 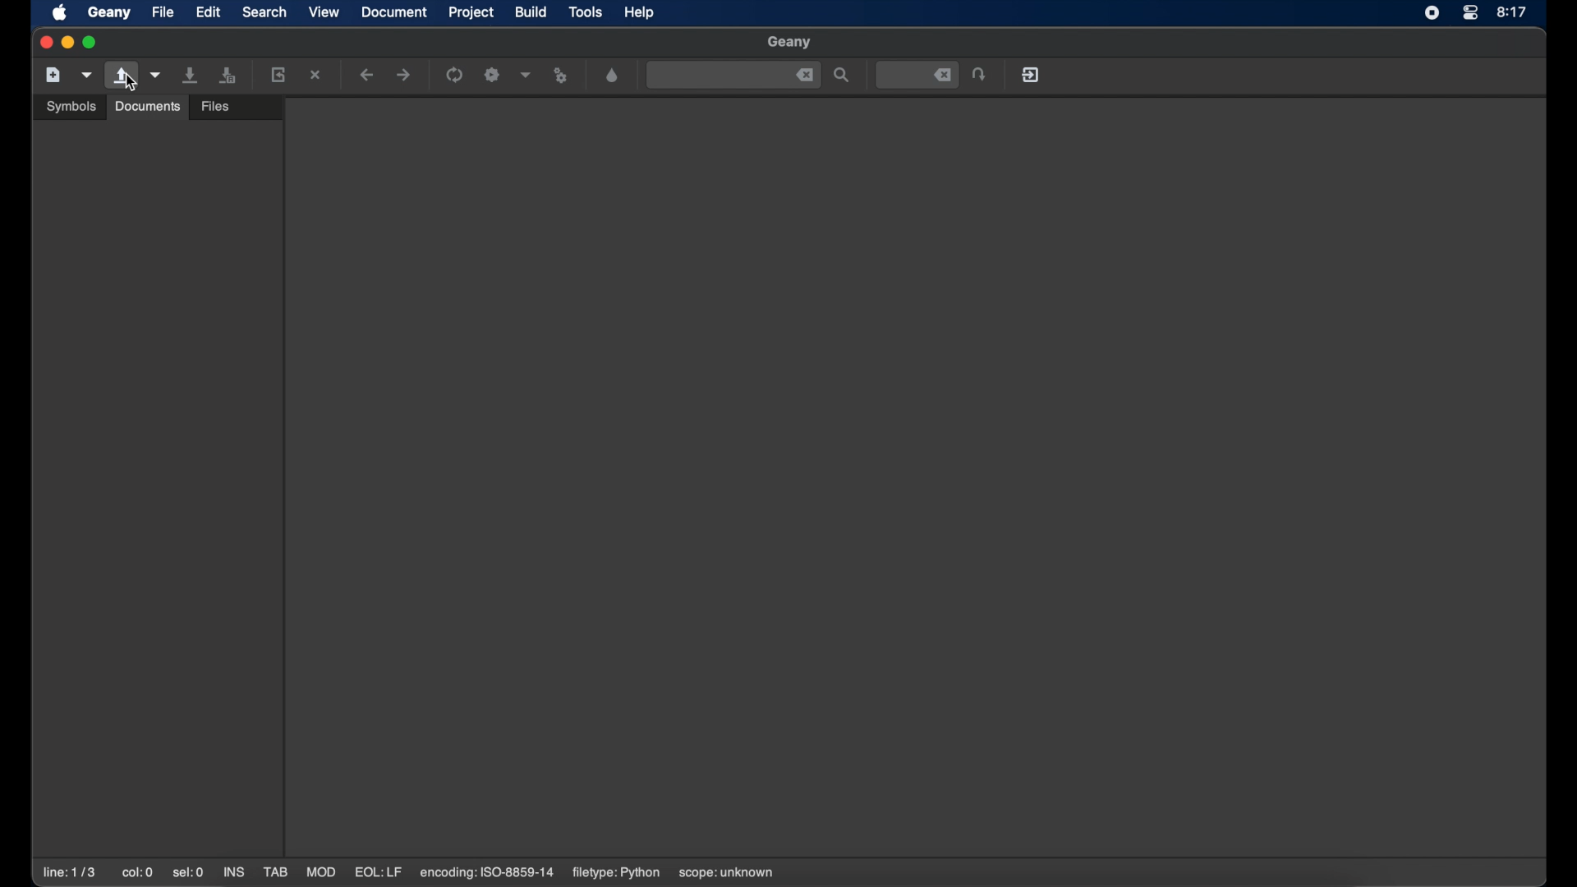 I want to click on tools, so click(x=586, y=11).